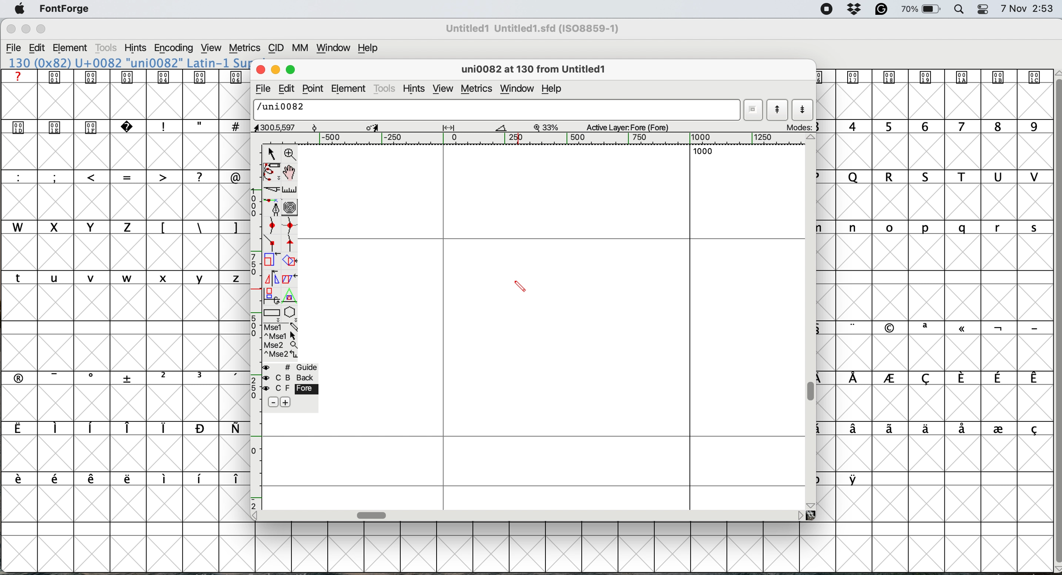 Image resolution: width=1062 pixels, height=575 pixels. What do you see at coordinates (303, 49) in the screenshot?
I see `mm` at bounding box center [303, 49].